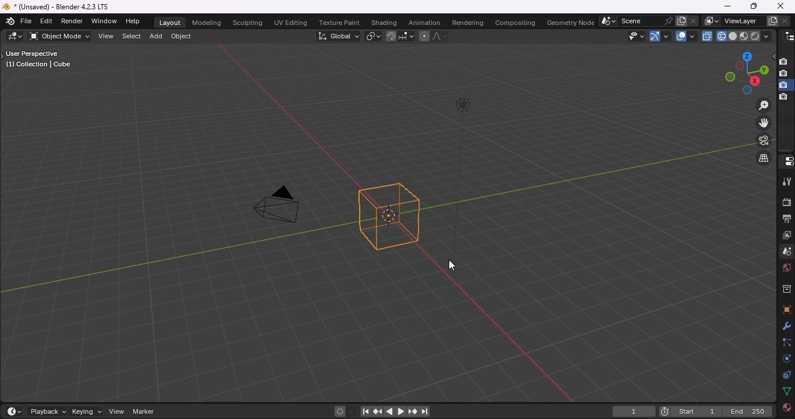  Describe the element at coordinates (378, 412) in the screenshot. I see `previous` at that location.